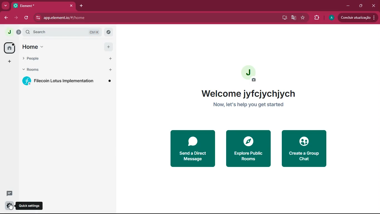 The width and height of the screenshot is (380, 214). Describe the element at coordinates (68, 81) in the screenshot. I see `room` at that location.